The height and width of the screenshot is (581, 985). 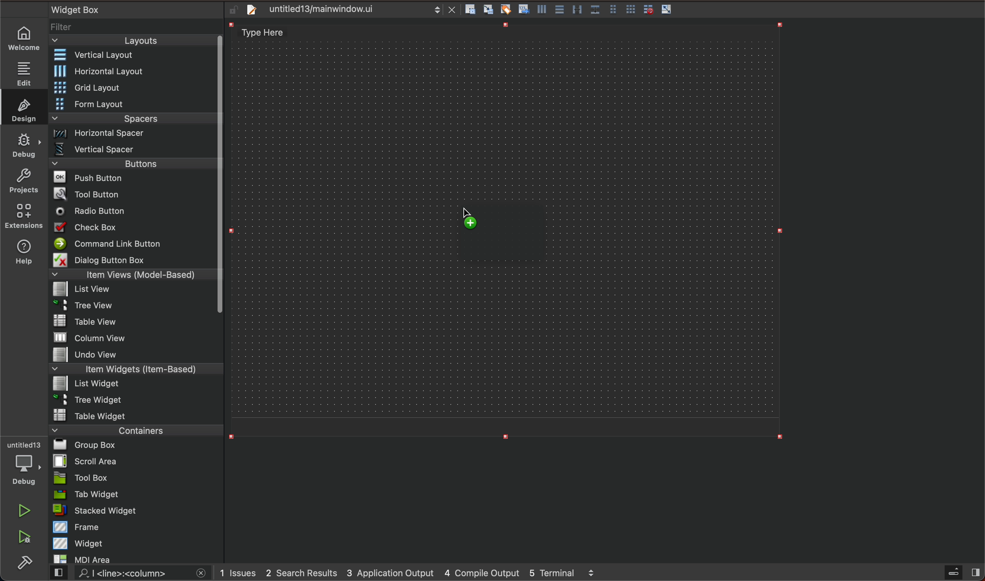 What do you see at coordinates (133, 193) in the screenshot?
I see `tool button` at bounding box center [133, 193].